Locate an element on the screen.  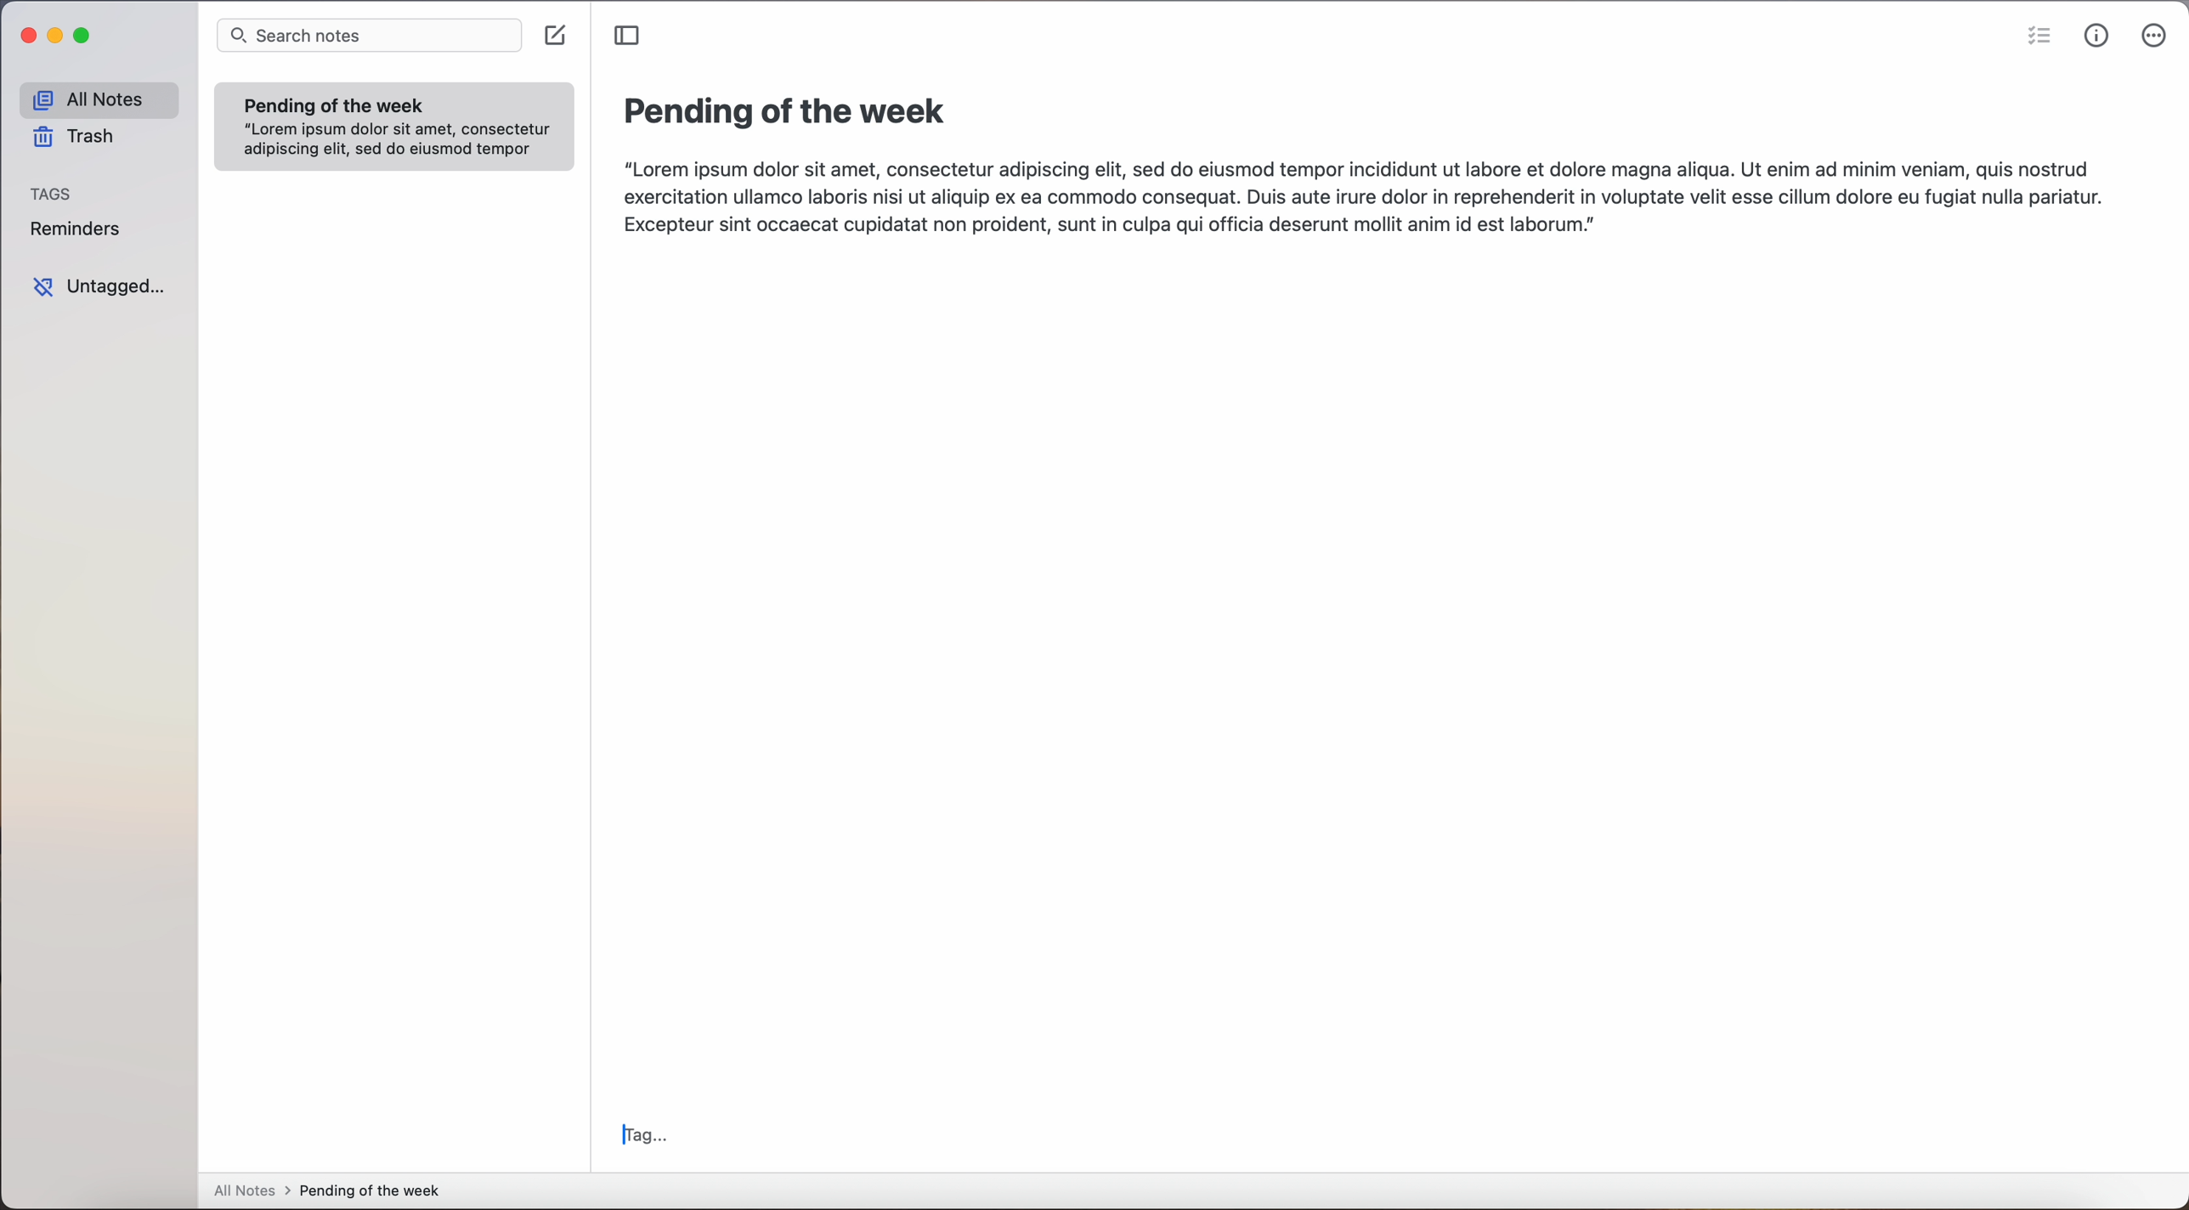
search notes is located at coordinates (370, 37).